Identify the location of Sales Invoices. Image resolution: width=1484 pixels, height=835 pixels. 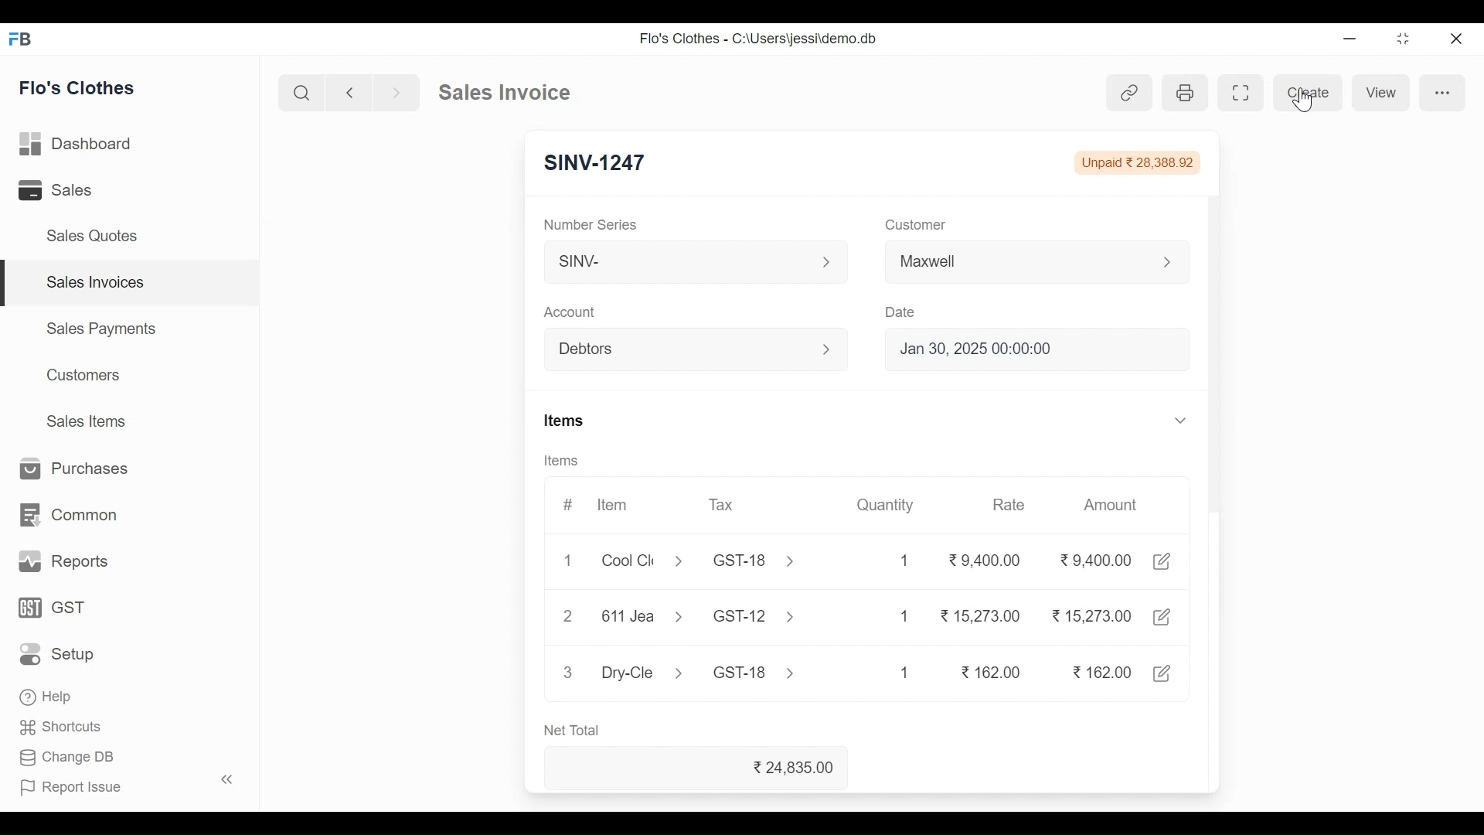
(131, 283).